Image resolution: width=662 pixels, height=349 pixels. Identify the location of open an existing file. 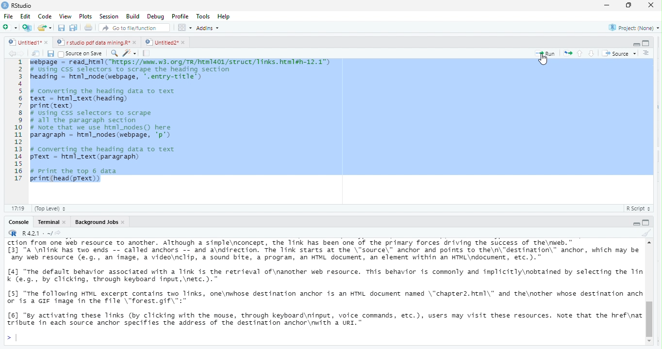
(45, 27).